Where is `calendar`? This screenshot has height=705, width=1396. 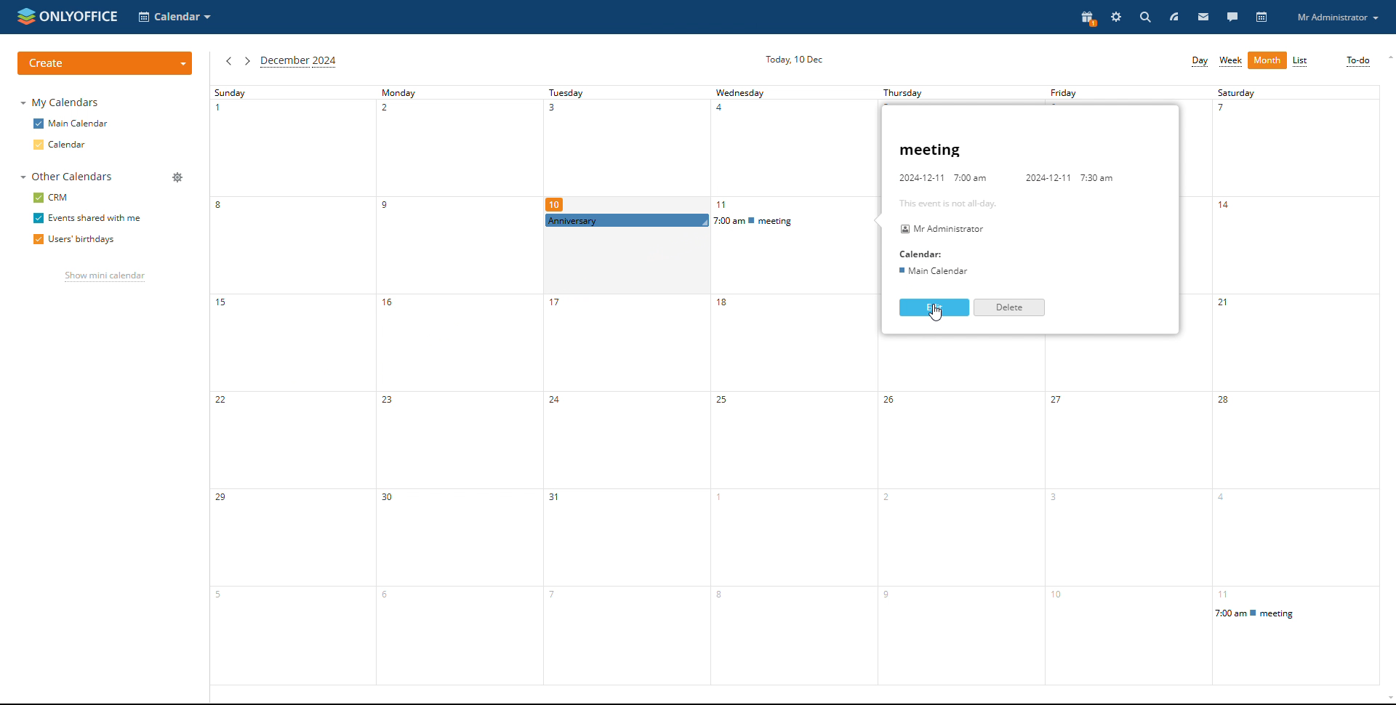
calendar is located at coordinates (1260, 17).